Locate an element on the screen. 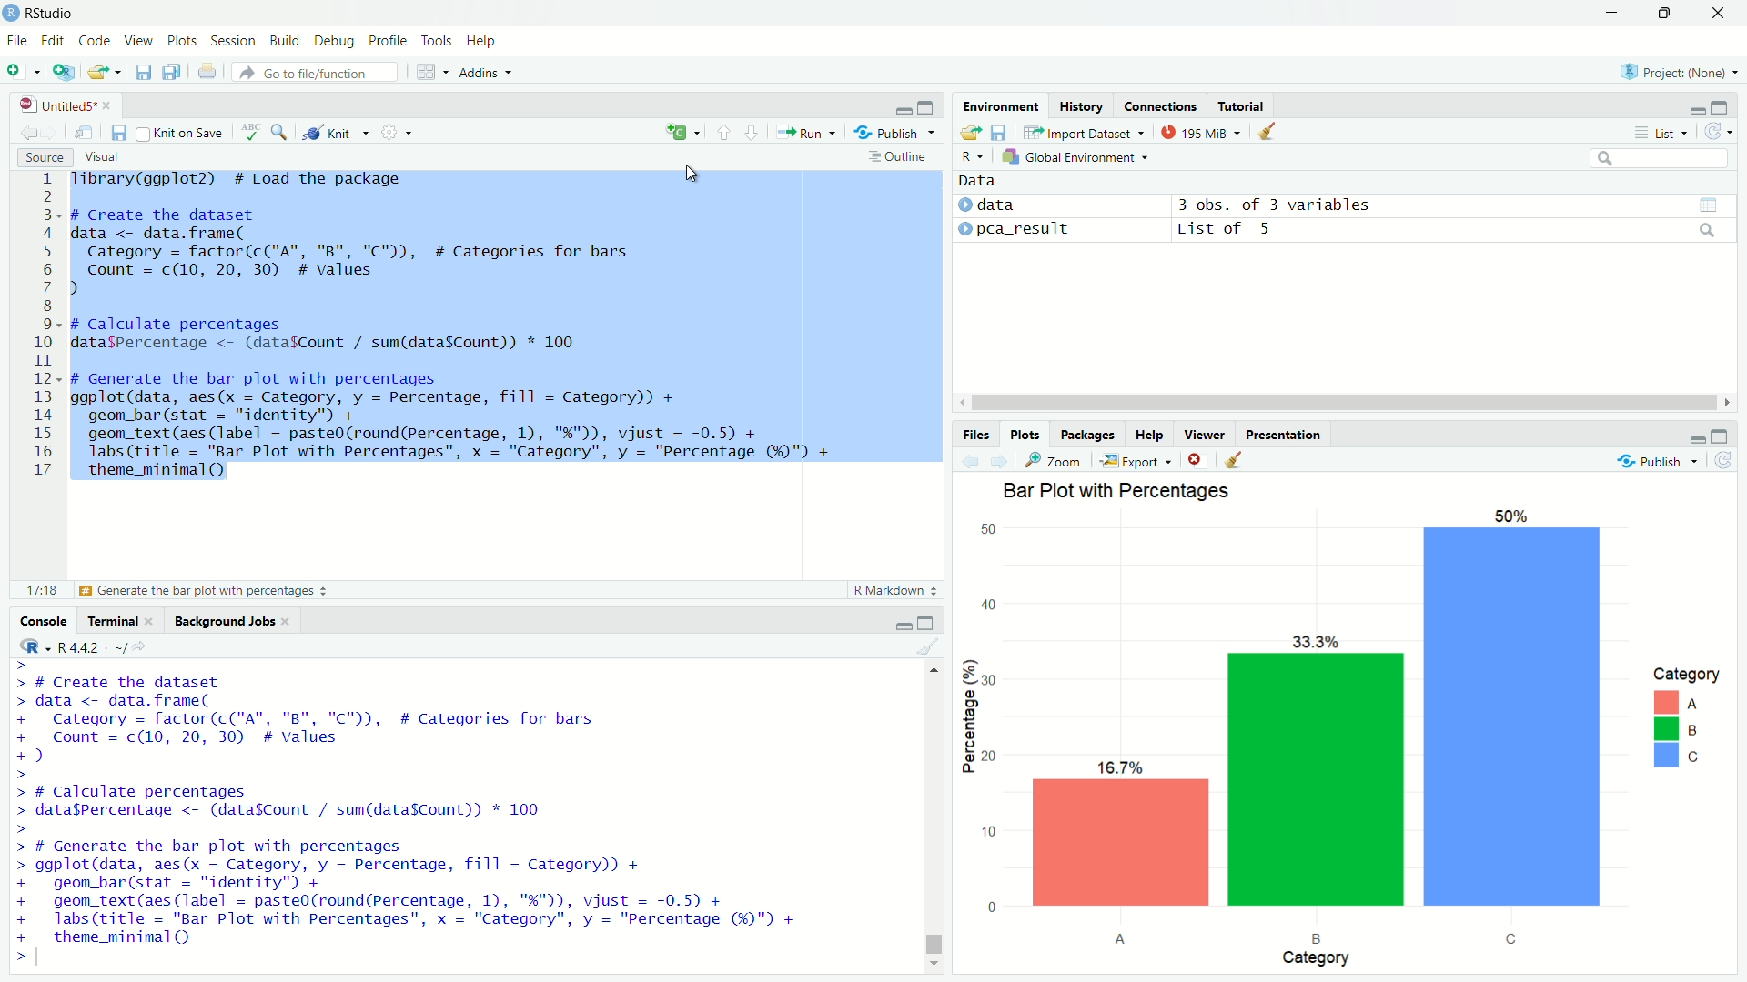 This screenshot has width=1747, height=982. maximize is located at coordinates (931, 621).